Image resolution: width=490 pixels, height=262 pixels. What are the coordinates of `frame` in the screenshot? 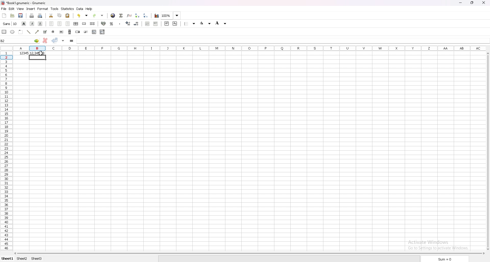 It's located at (21, 32).